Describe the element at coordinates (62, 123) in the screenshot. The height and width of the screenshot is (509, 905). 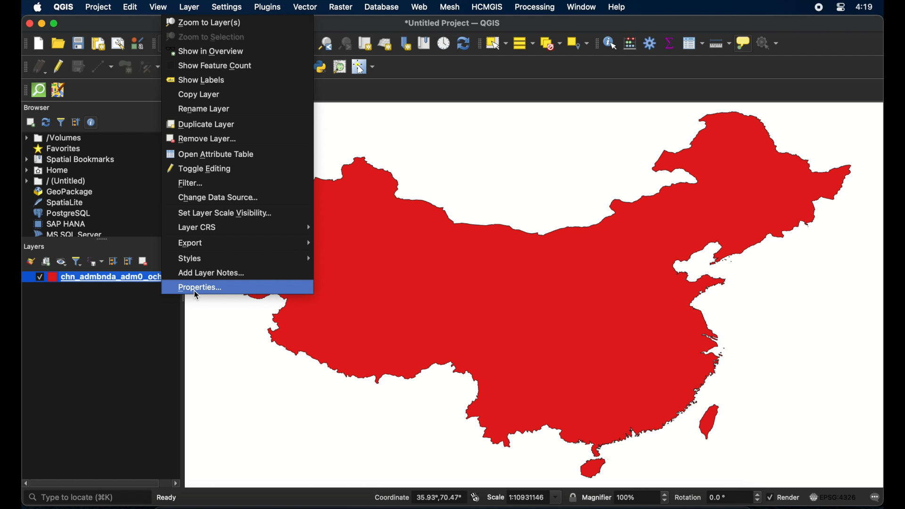
I see `filter browser` at that location.